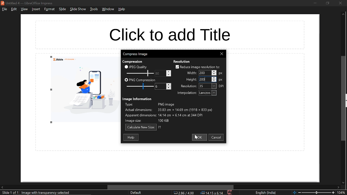 The height and width of the screenshot is (195, 347). What do you see at coordinates (189, 79) in the screenshot?
I see `height` at bounding box center [189, 79].